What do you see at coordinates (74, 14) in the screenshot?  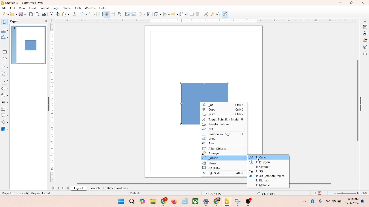 I see `clone formatting` at bounding box center [74, 14].